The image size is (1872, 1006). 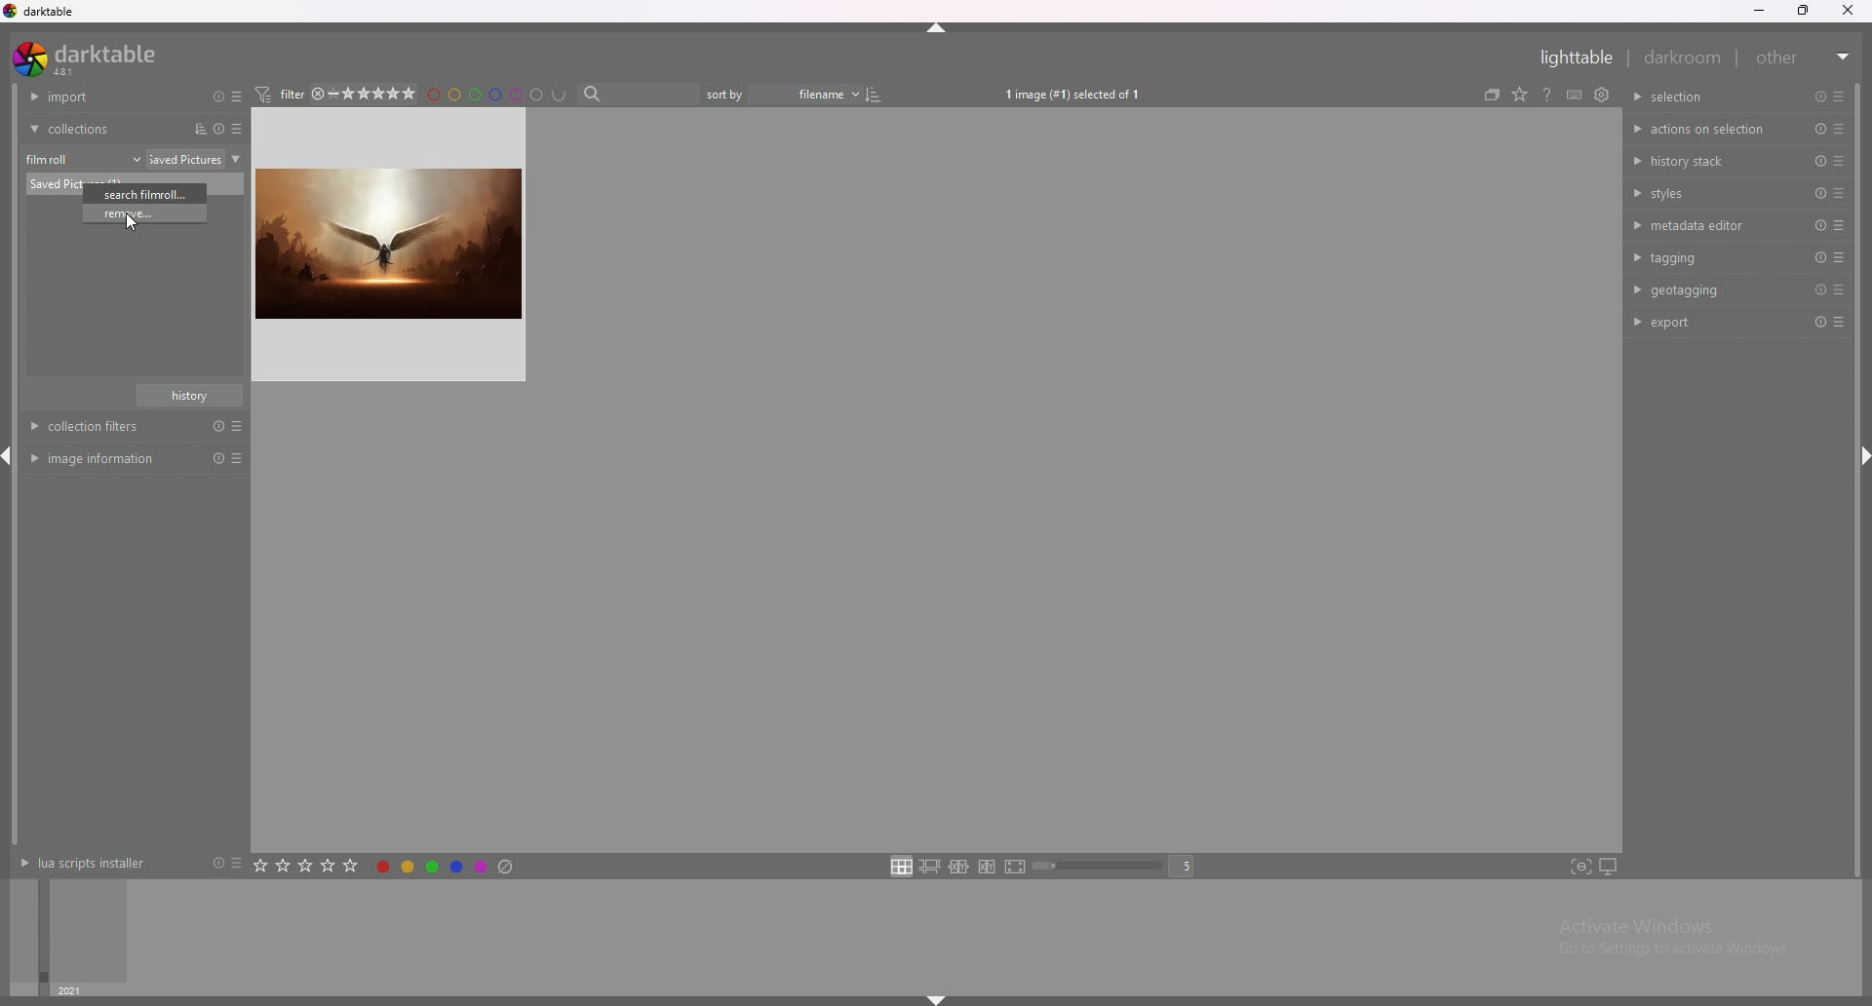 What do you see at coordinates (1851, 11) in the screenshot?
I see `close` at bounding box center [1851, 11].